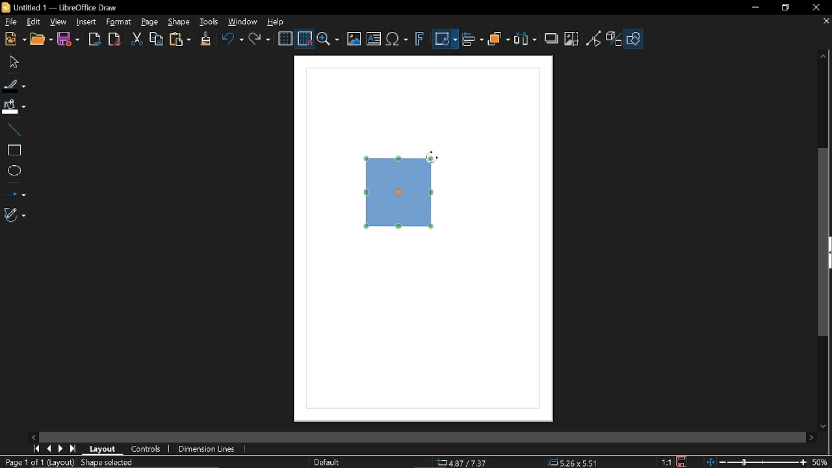 The width and height of the screenshot is (832, 468). Describe the element at coordinates (12, 151) in the screenshot. I see `rectangle` at that location.